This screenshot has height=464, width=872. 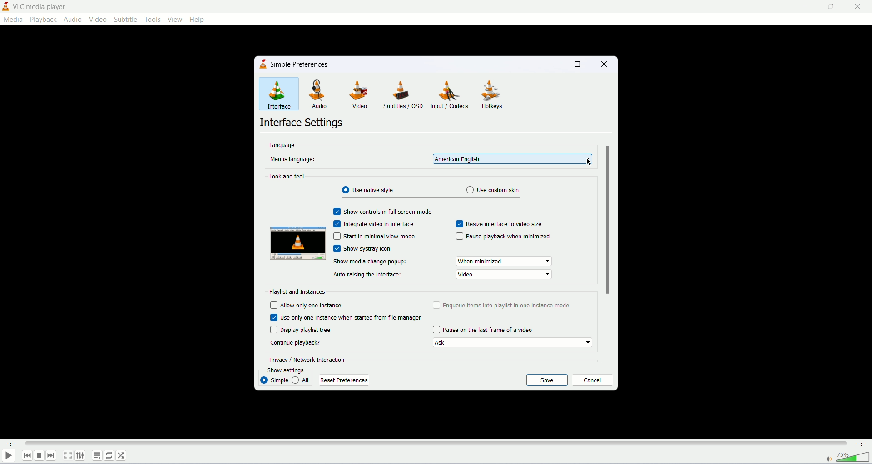 I want to click on set menu's language, so click(x=513, y=159).